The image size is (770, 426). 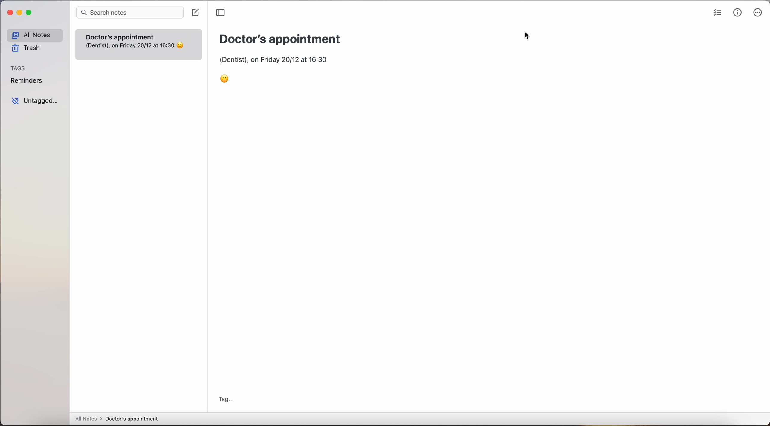 I want to click on all notes, so click(x=35, y=35).